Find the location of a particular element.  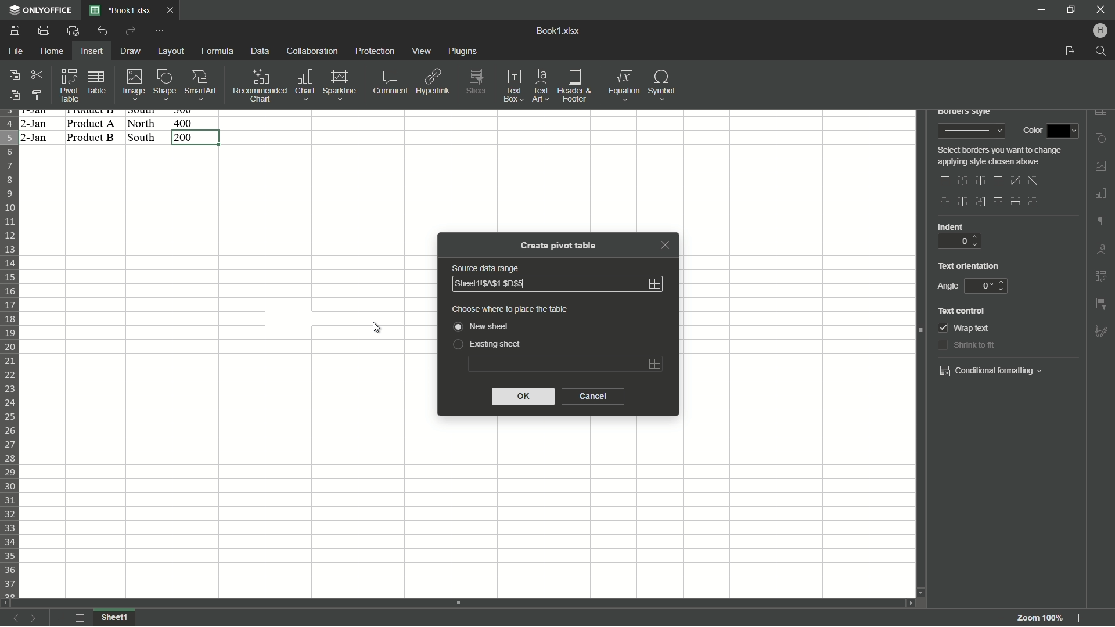

cancel is located at coordinates (596, 396).